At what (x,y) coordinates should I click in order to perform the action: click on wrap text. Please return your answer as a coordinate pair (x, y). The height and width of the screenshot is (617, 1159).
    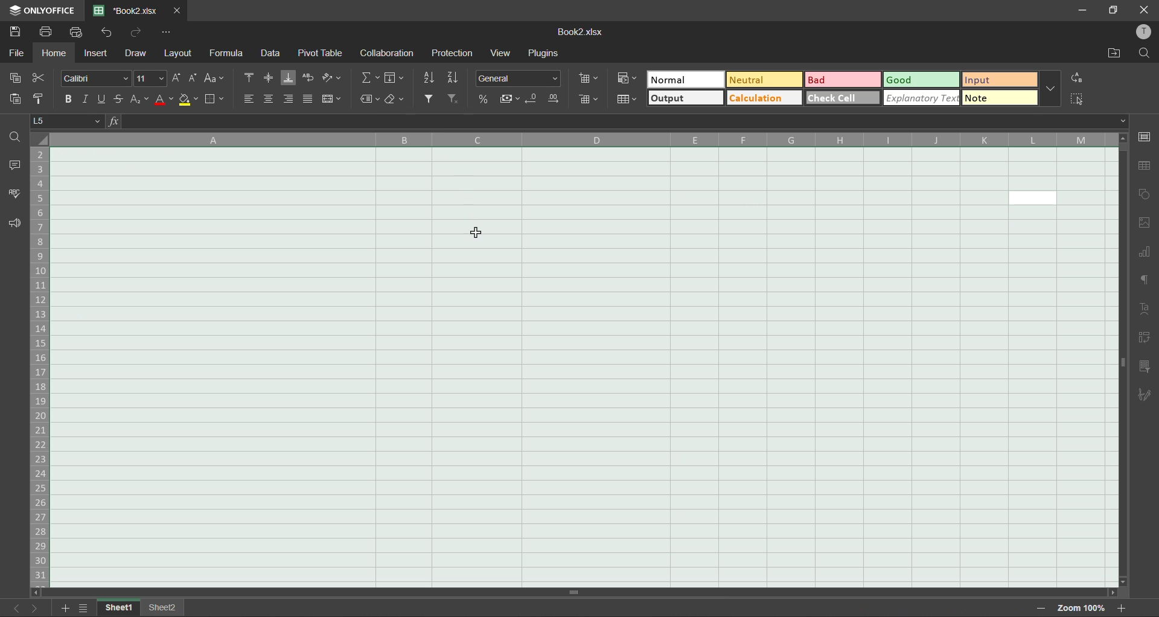
    Looking at the image, I should click on (307, 79).